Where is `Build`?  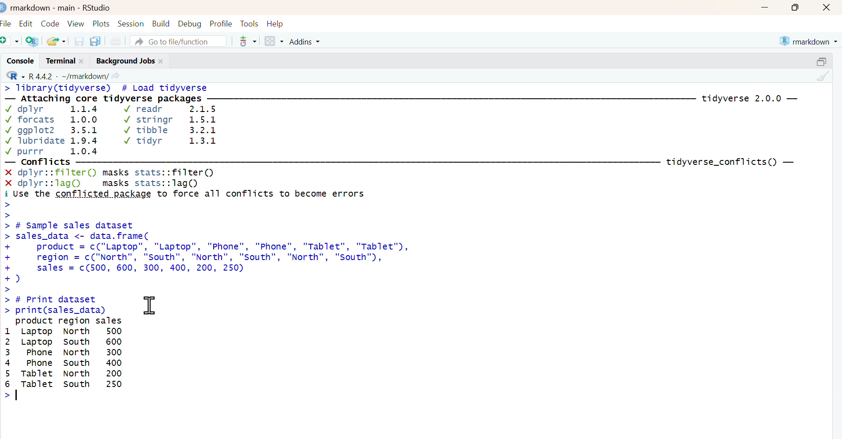
Build is located at coordinates (162, 22).